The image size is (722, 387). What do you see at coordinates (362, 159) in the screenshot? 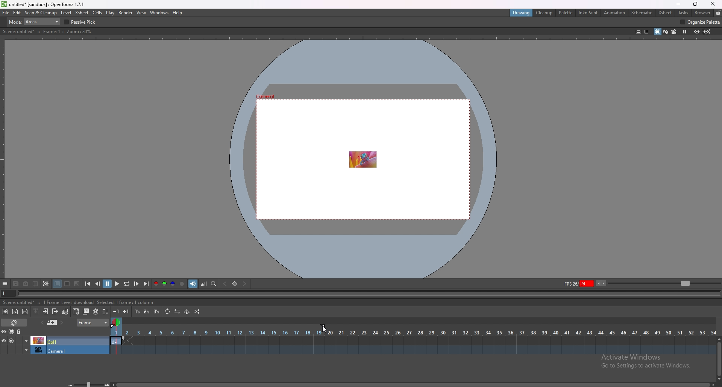
I see `animation area` at bounding box center [362, 159].